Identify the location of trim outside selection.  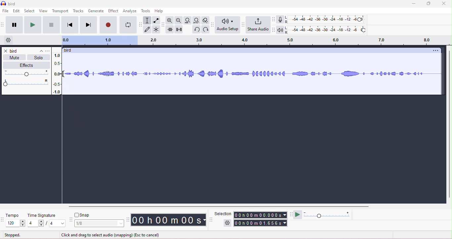
(171, 29).